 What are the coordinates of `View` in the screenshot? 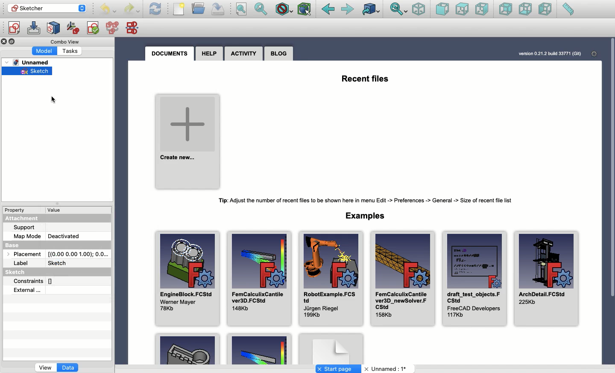 It's located at (45, 368).